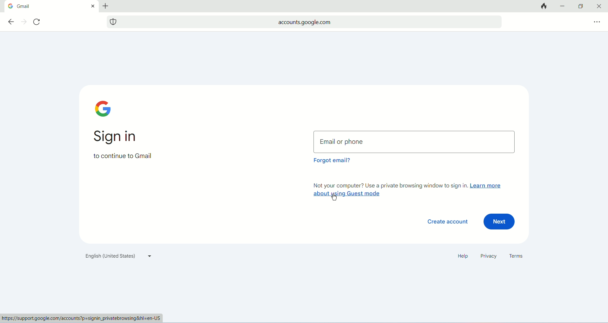 The image size is (608, 323). Describe the element at coordinates (311, 21) in the screenshot. I see `accounts.google.com` at that location.